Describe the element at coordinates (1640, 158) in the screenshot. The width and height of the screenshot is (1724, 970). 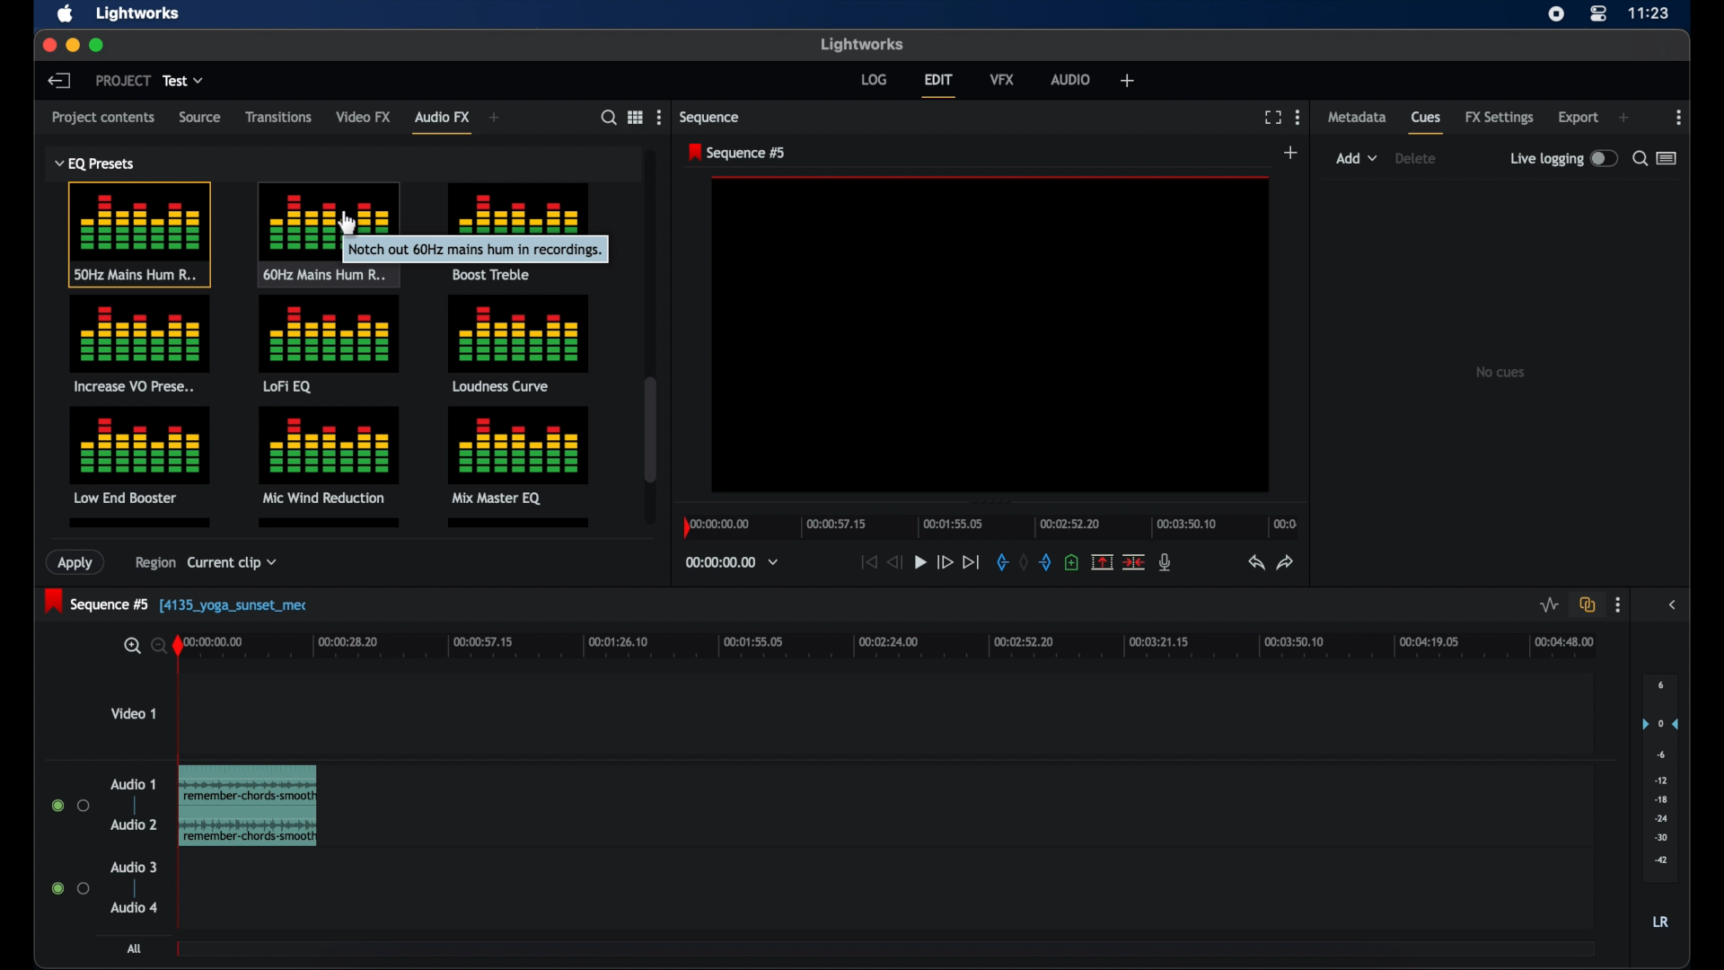
I see `search` at that location.